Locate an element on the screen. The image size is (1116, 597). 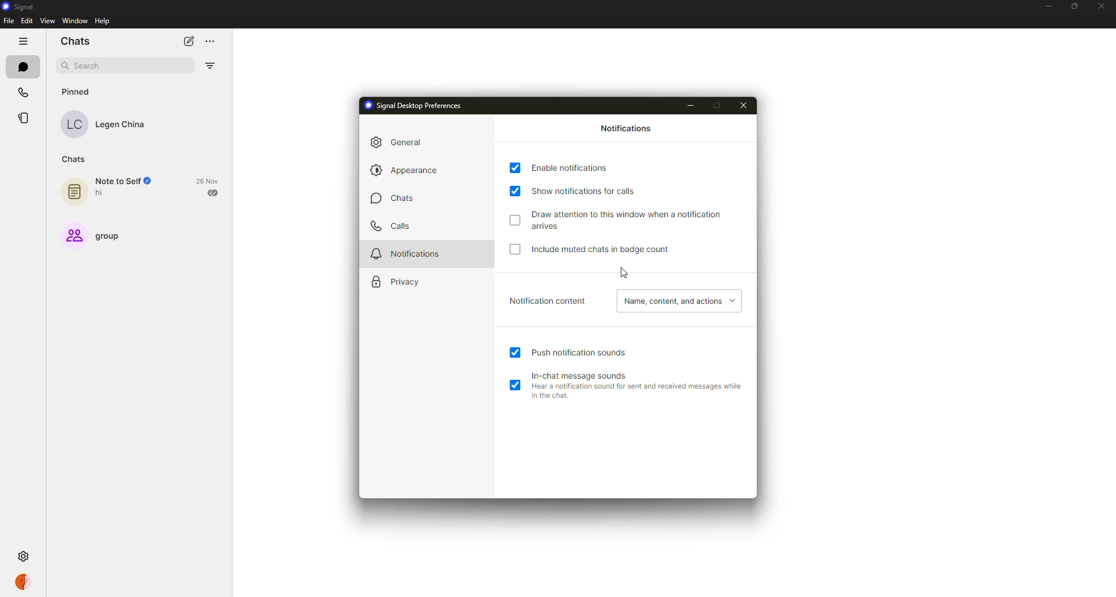
filter is located at coordinates (212, 63).